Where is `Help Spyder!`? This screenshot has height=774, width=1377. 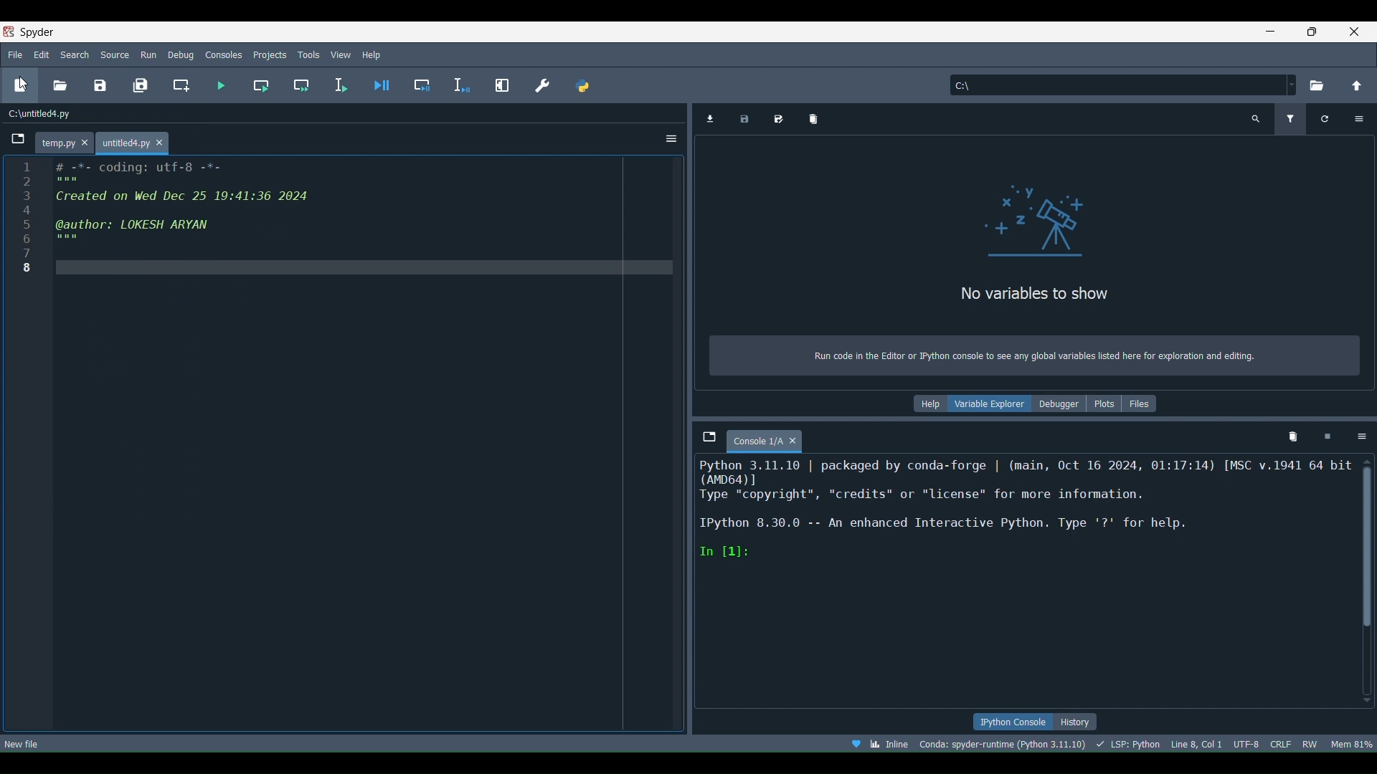 Help Spyder! is located at coordinates (857, 744).